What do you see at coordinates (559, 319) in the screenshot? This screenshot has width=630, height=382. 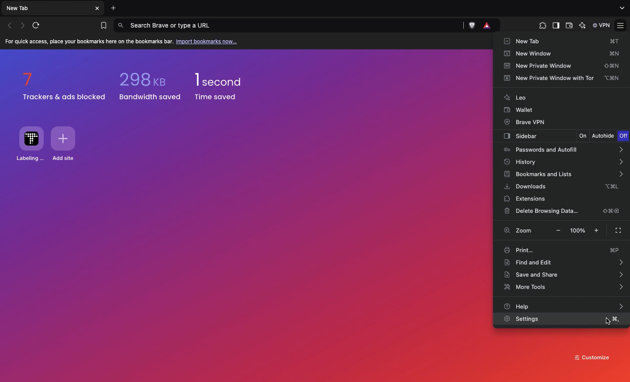 I see `Settings` at bounding box center [559, 319].